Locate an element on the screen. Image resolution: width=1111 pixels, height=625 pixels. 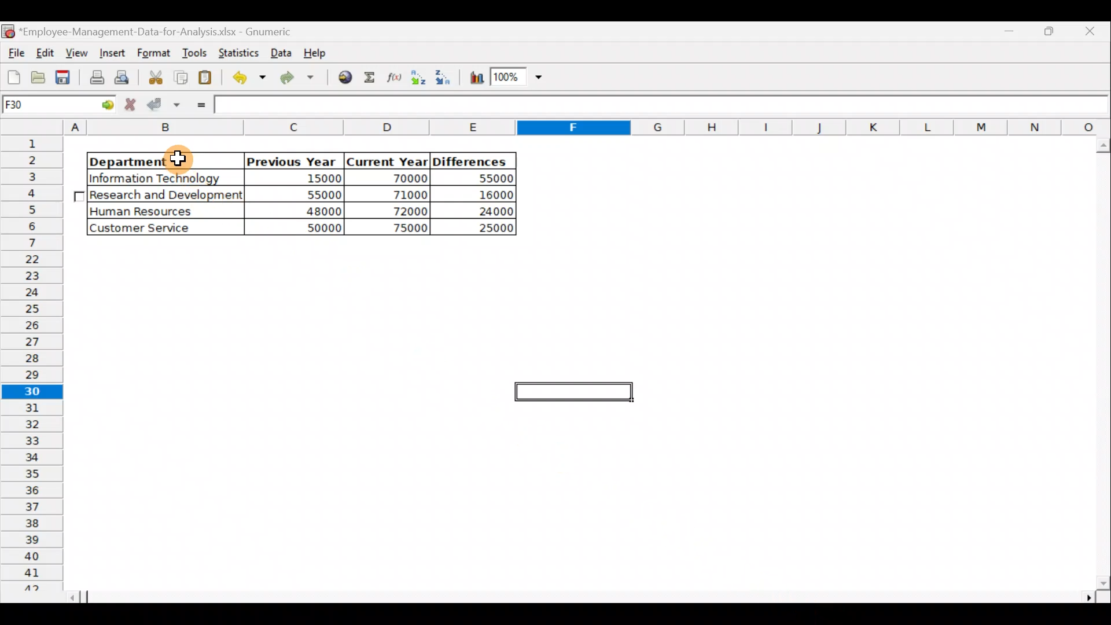
24000 is located at coordinates (483, 211).